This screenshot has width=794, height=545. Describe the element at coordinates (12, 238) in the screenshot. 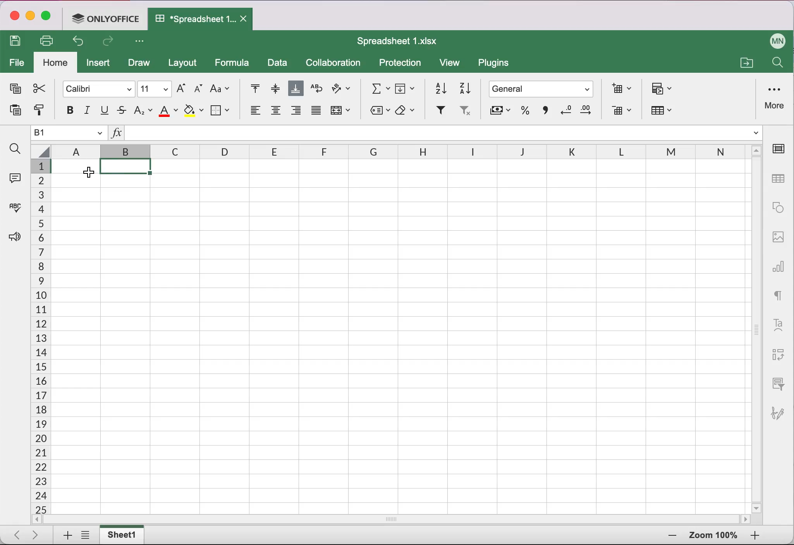

I see `feedback and support` at that location.